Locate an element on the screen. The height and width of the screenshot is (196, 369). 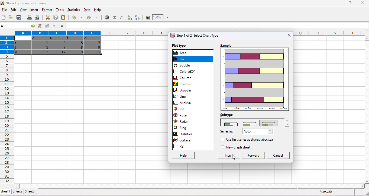
maximize is located at coordinates (350, 4).